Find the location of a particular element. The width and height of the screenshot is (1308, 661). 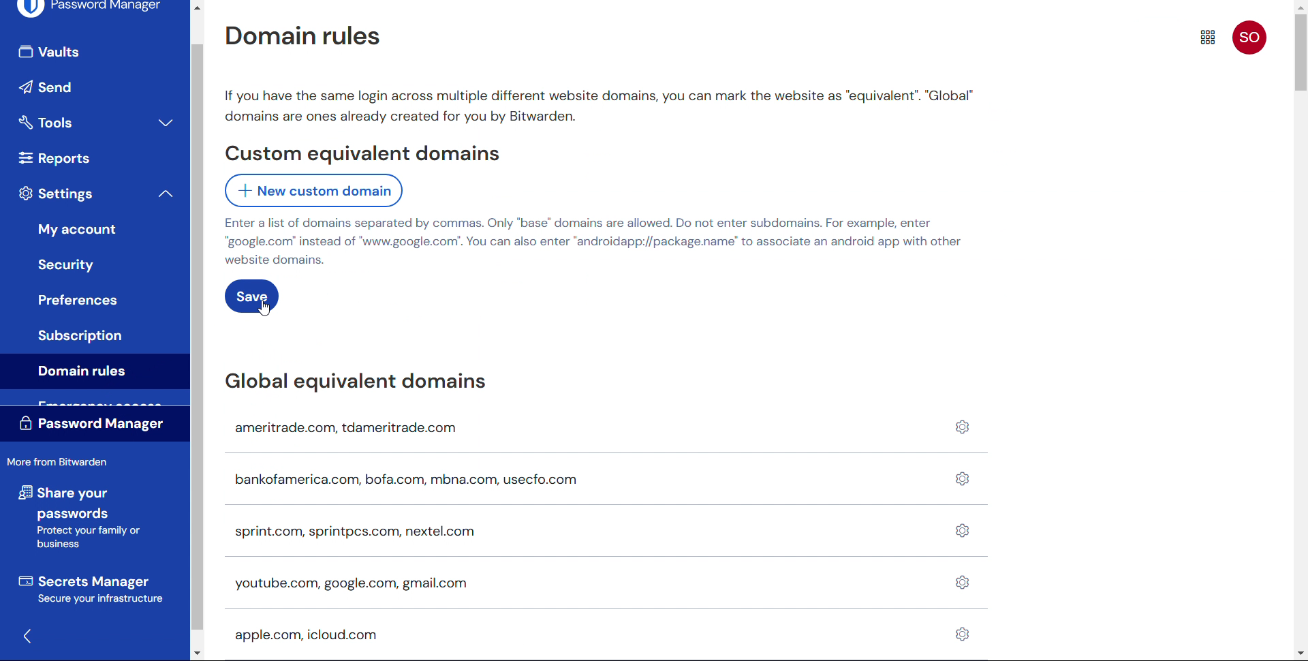

More from Bit Warden is located at coordinates (60, 463).